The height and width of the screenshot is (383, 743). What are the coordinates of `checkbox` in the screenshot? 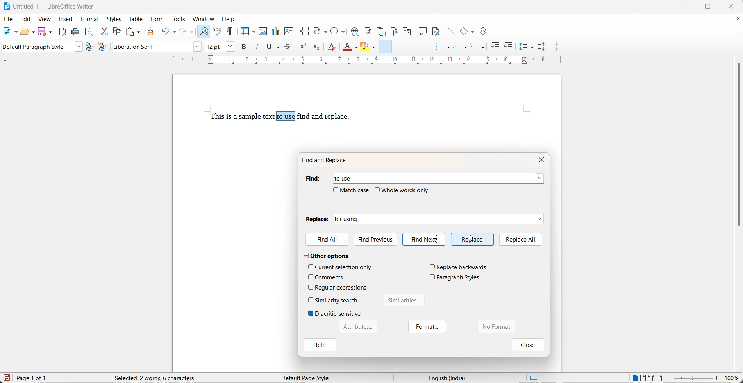 It's located at (336, 190).